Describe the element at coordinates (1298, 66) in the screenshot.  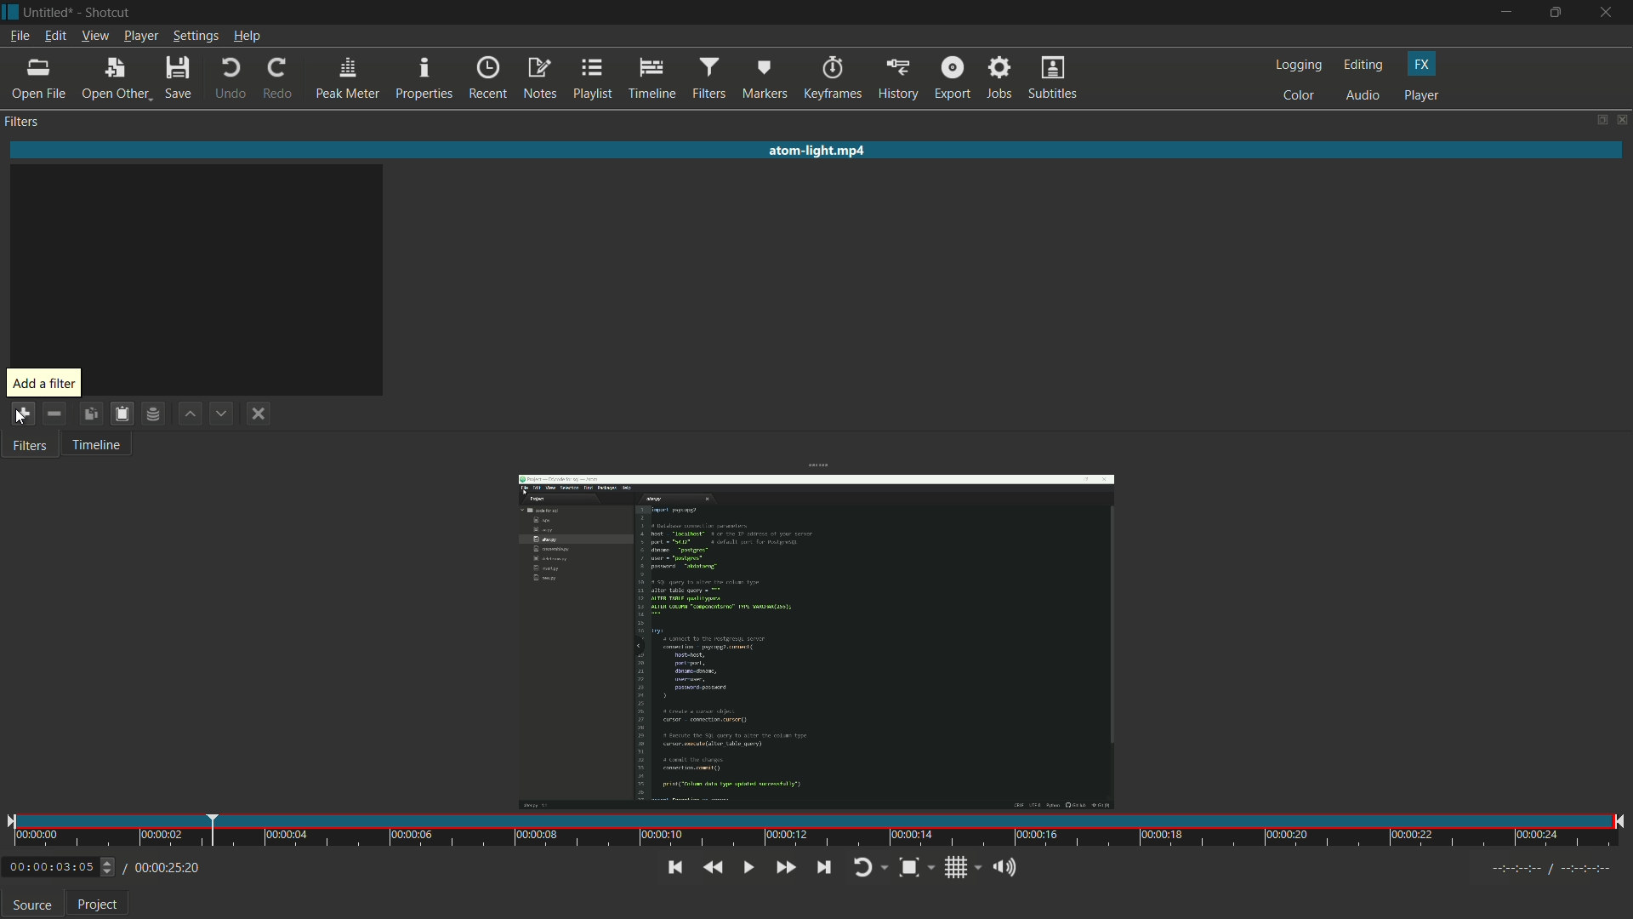
I see `logging` at that location.